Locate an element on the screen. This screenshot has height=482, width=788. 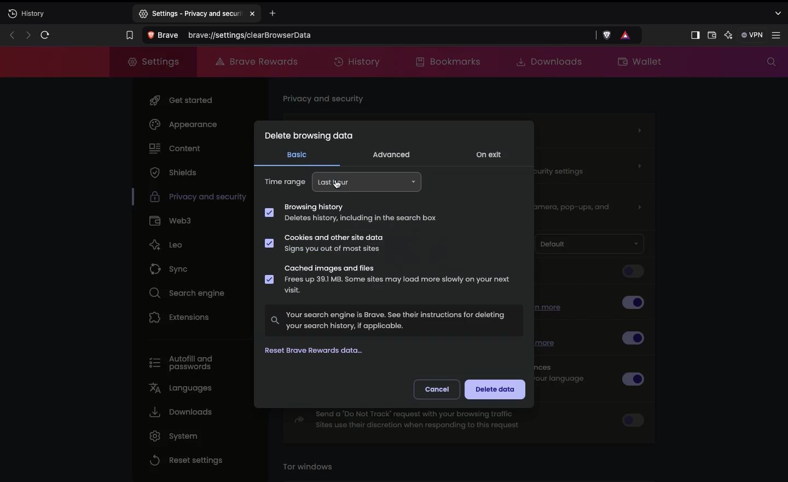
Last hour is located at coordinates (367, 182).